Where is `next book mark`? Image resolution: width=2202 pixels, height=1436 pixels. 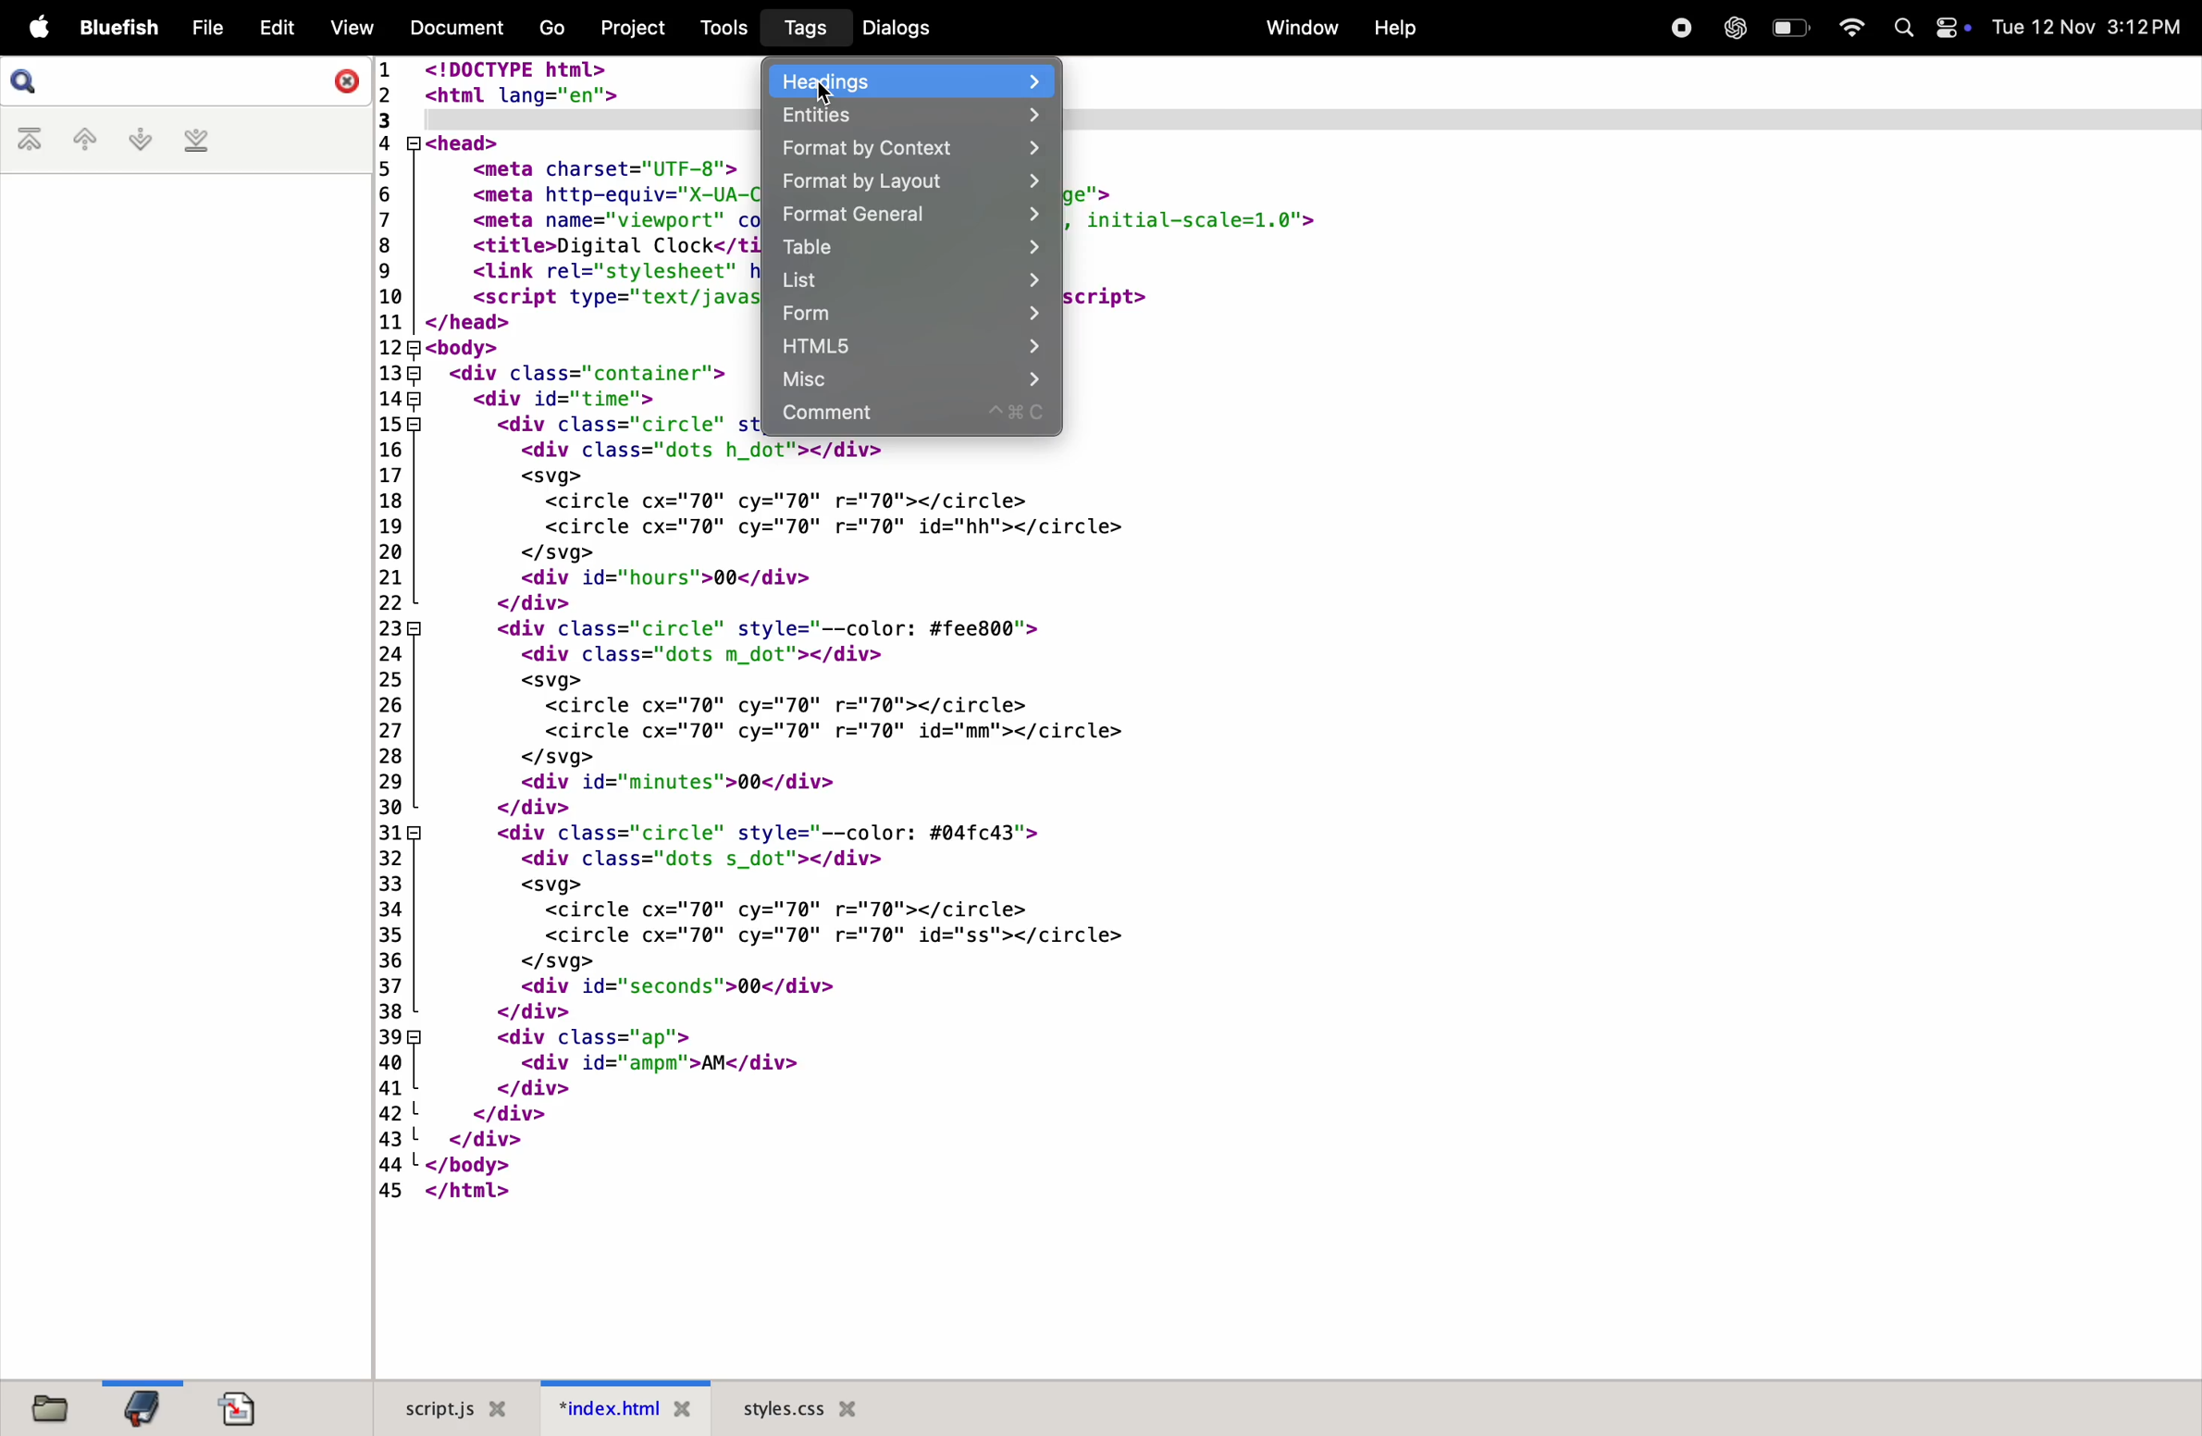
next book mark is located at coordinates (140, 140).